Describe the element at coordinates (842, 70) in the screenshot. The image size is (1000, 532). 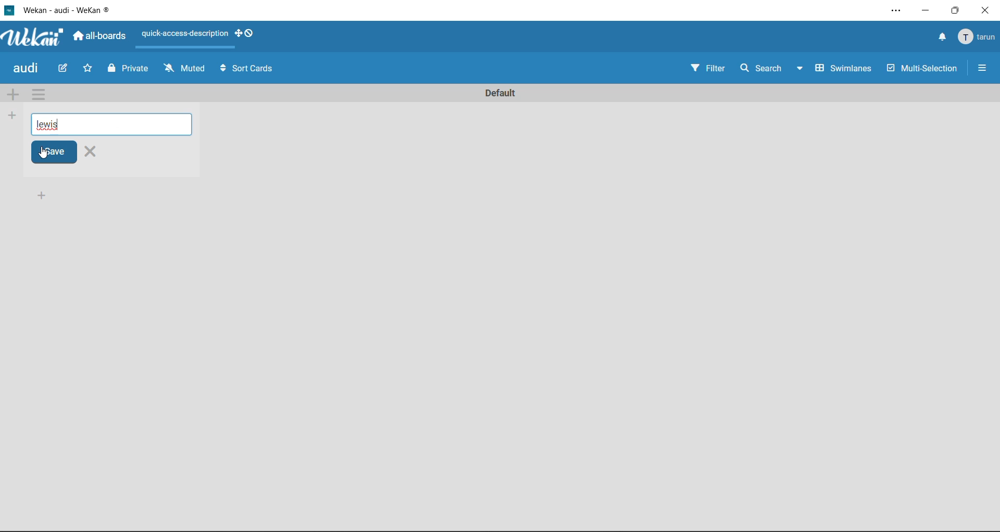
I see `swimlanes` at that location.